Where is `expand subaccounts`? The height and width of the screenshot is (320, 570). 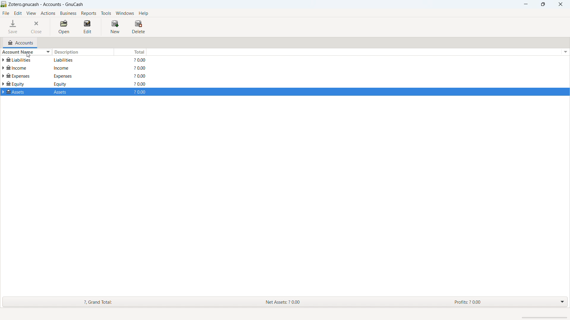
expand subaccounts is located at coordinates (4, 76).